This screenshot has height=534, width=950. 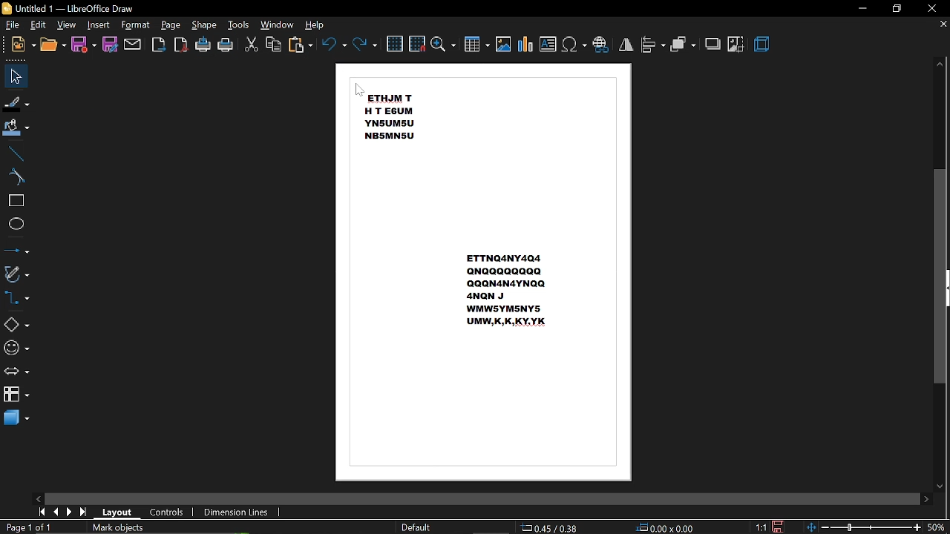 I want to click on zoom, so click(x=444, y=45).